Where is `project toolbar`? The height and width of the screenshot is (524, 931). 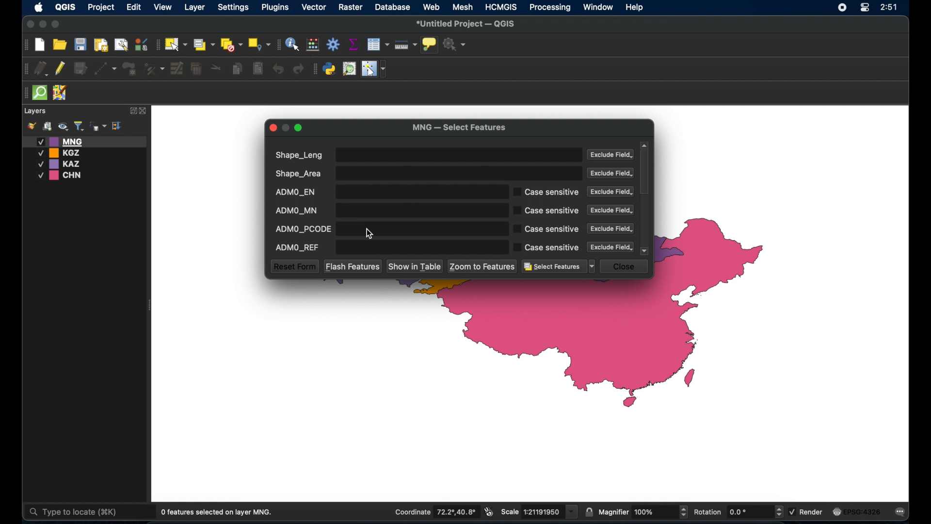
project toolbar is located at coordinates (24, 45).